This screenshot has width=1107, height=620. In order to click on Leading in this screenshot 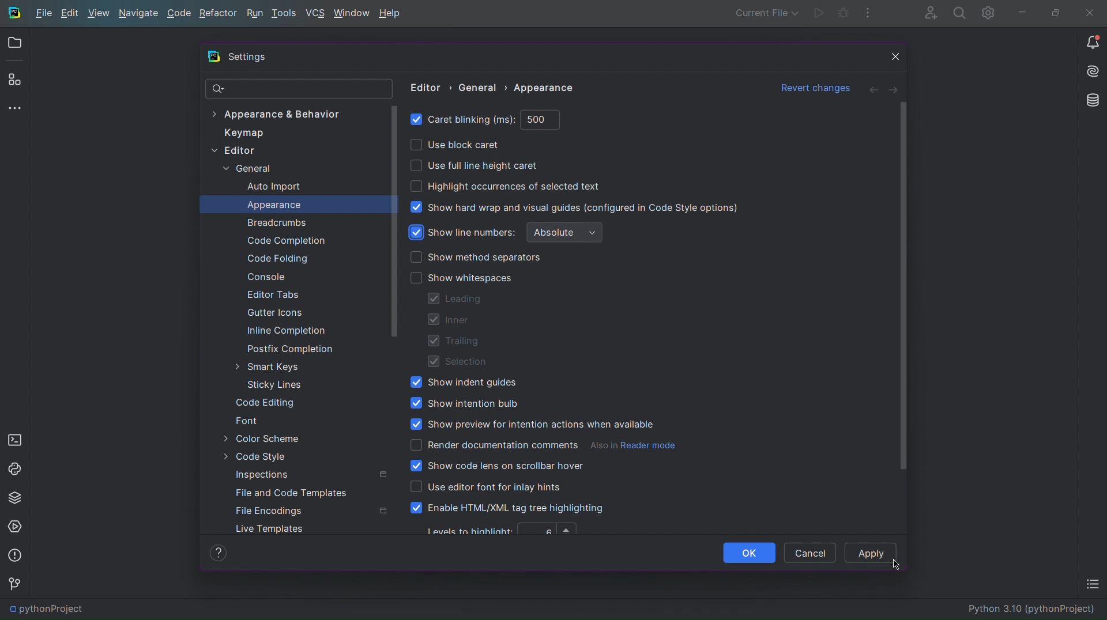, I will do `click(458, 300)`.